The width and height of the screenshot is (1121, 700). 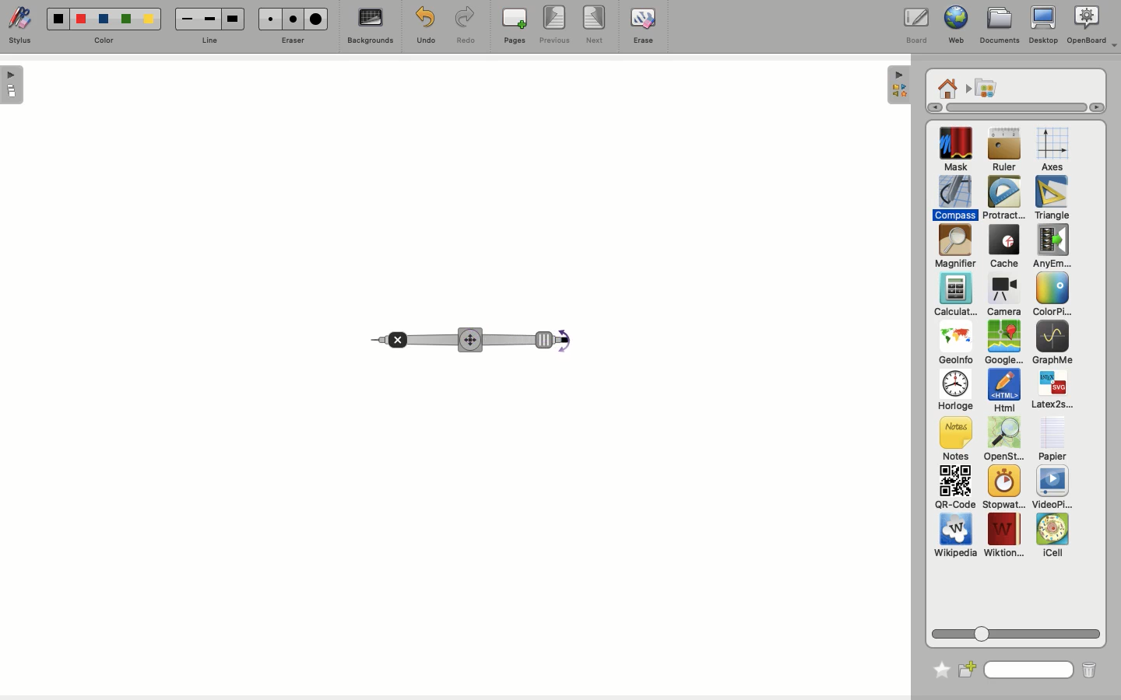 I want to click on eraser1, so click(x=269, y=19).